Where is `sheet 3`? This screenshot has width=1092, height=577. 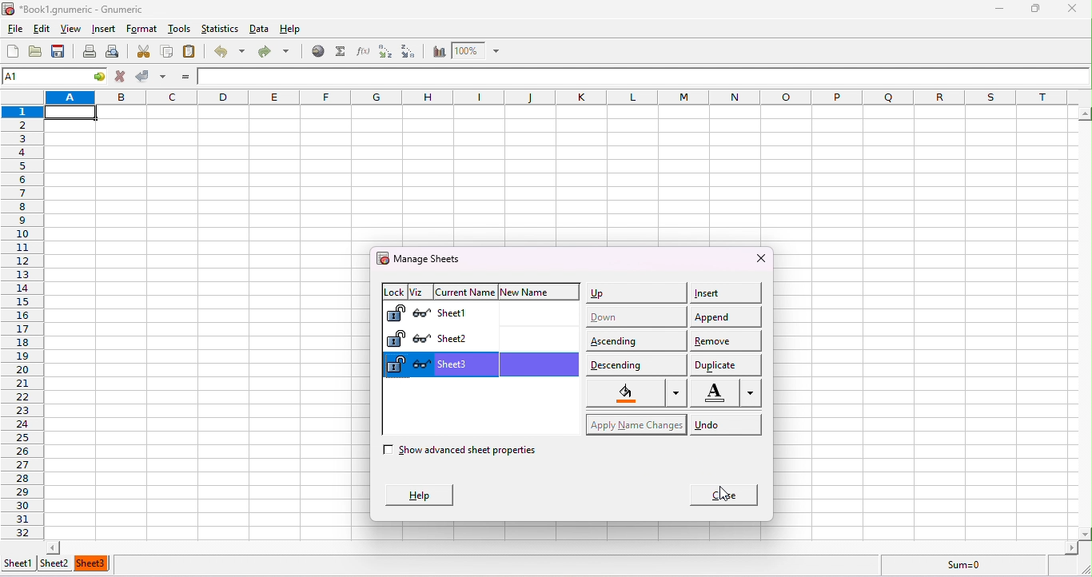
sheet 3 is located at coordinates (507, 364).